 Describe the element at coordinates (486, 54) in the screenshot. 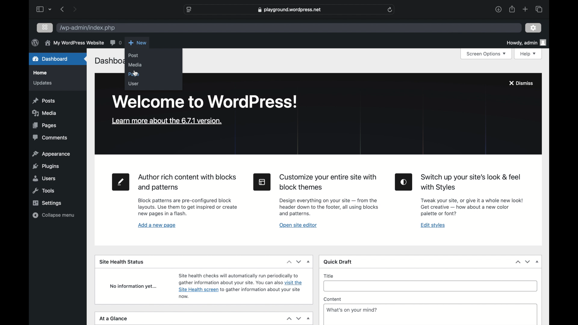

I see `screen options` at that location.